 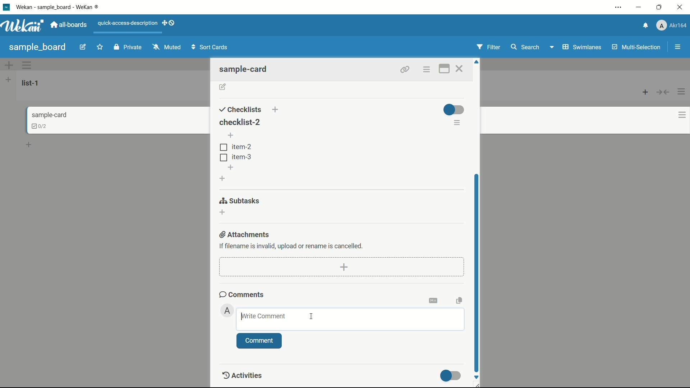 I want to click on quick-access-description, so click(x=128, y=23).